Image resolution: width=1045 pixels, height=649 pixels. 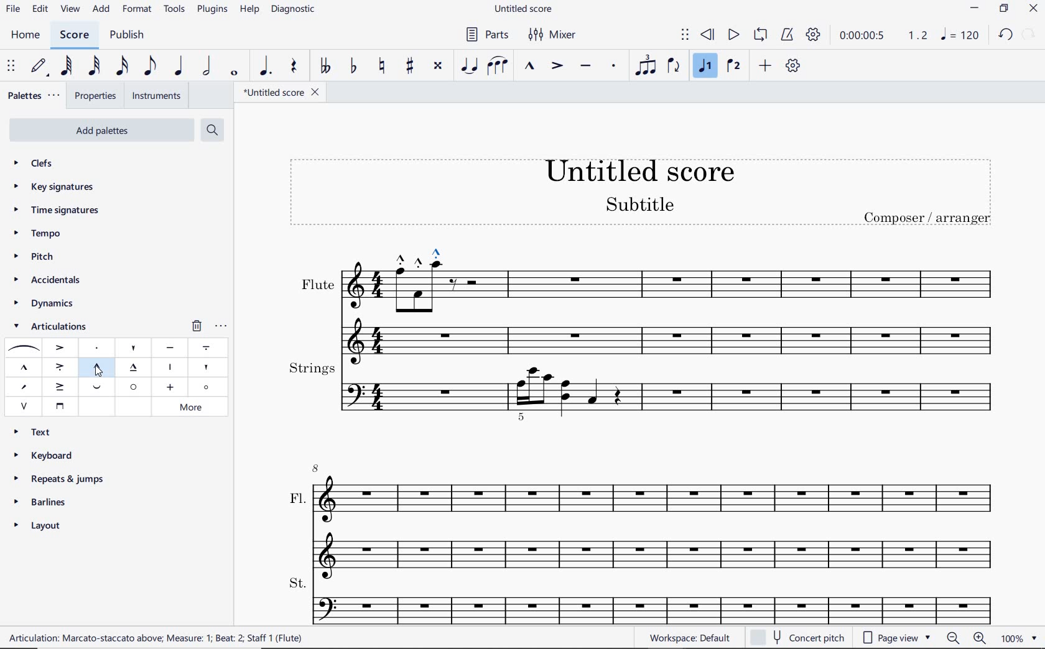 I want to click on HELP, so click(x=249, y=11).